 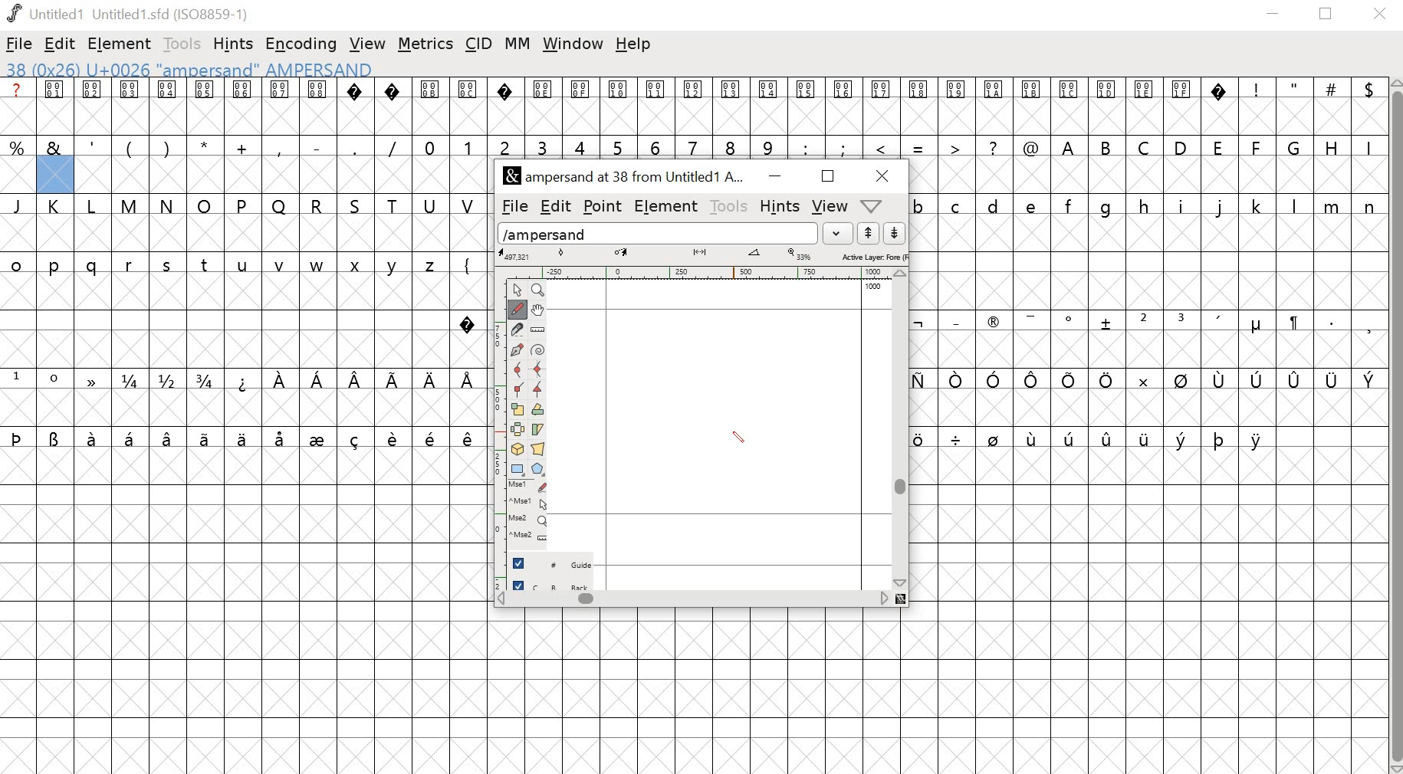 What do you see at coordinates (94, 146) in the screenshot?
I see `'` at bounding box center [94, 146].